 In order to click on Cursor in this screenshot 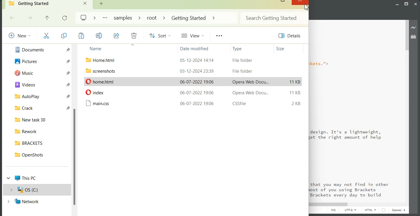, I will do `click(306, 7)`.